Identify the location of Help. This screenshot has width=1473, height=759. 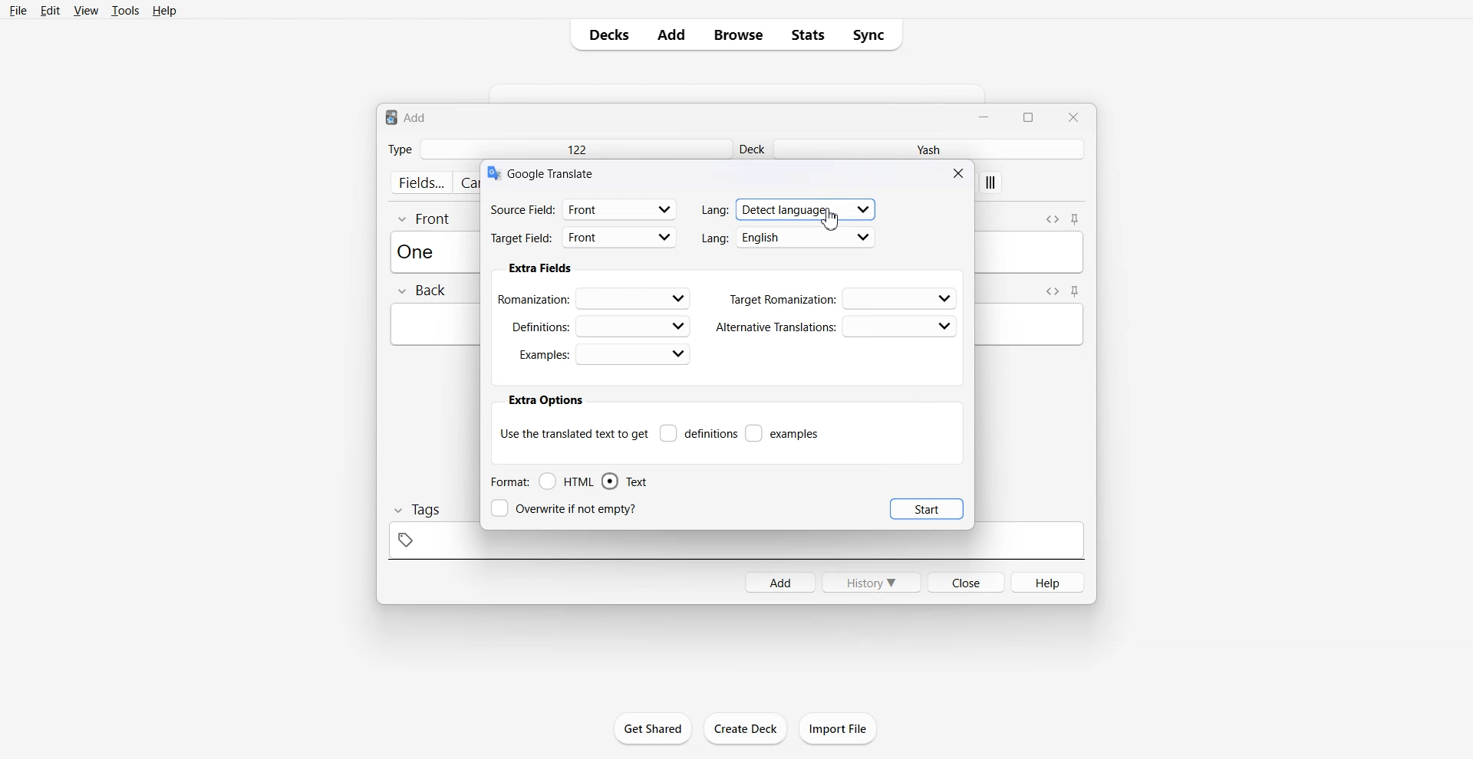
(165, 10).